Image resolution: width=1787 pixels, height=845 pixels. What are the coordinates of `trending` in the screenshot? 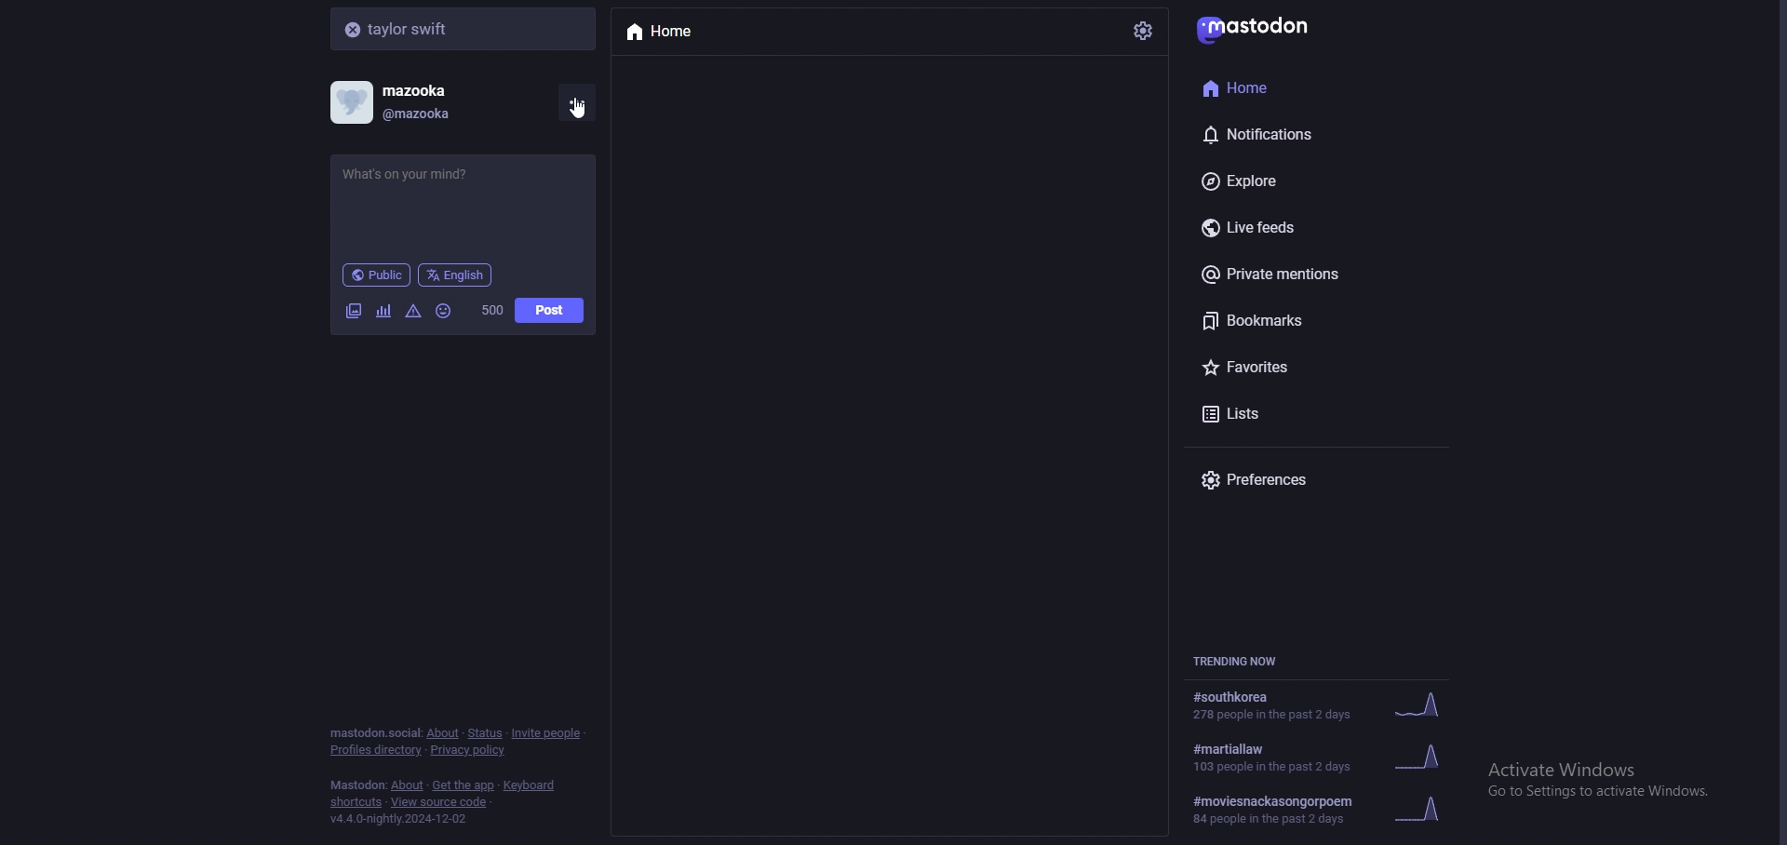 It's located at (1325, 808).